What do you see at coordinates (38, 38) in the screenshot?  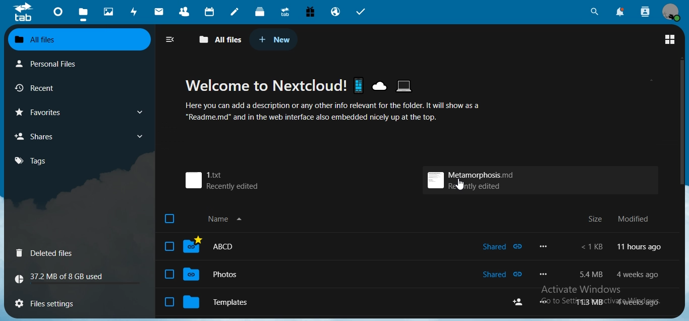 I see `all files` at bounding box center [38, 38].